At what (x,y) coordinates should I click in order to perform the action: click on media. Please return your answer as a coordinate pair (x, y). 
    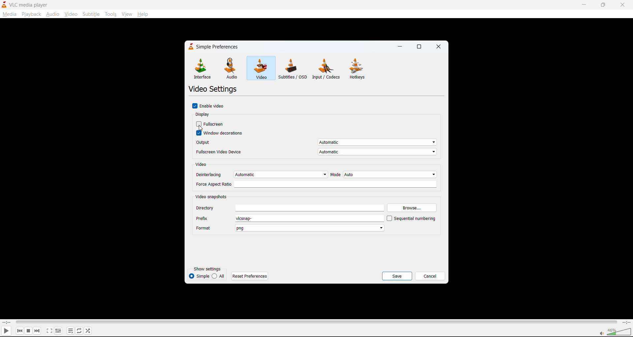
    Looking at the image, I should click on (9, 14).